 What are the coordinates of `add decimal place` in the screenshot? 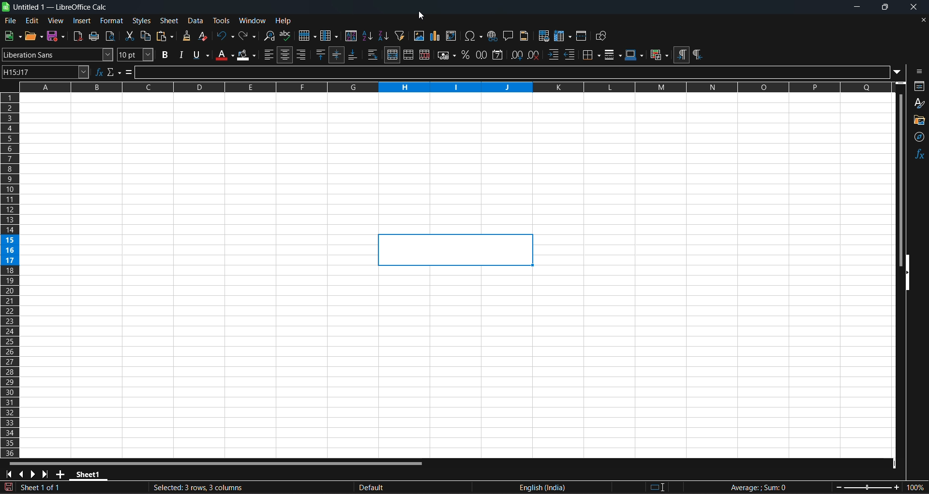 It's located at (519, 55).